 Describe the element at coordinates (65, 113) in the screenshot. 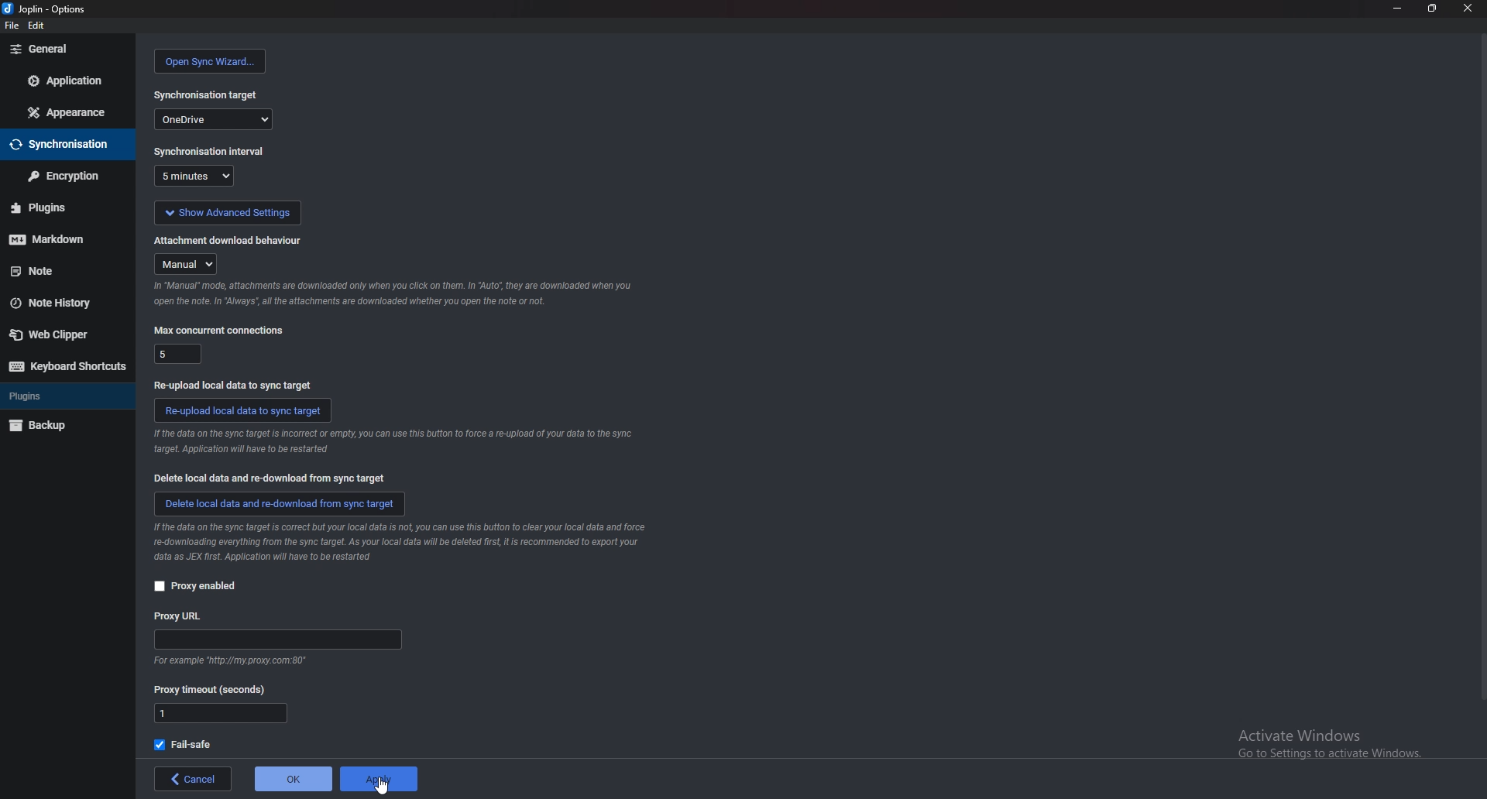

I see `appearance` at that location.